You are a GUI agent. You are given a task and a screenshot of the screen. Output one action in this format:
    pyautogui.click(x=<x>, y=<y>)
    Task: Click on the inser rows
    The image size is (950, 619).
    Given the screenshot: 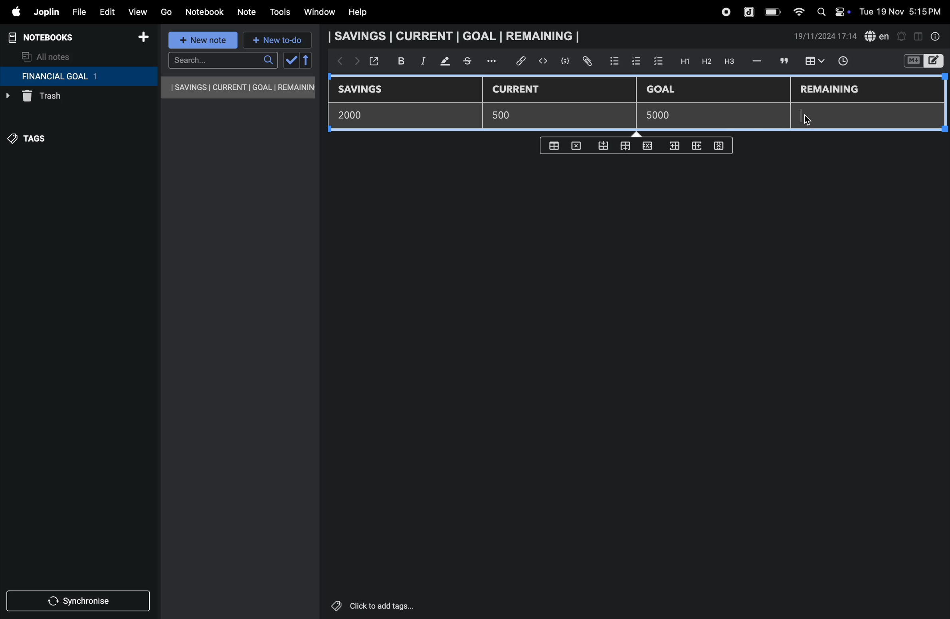 What is the action you would take?
    pyautogui.click(x=673, y=148)
    